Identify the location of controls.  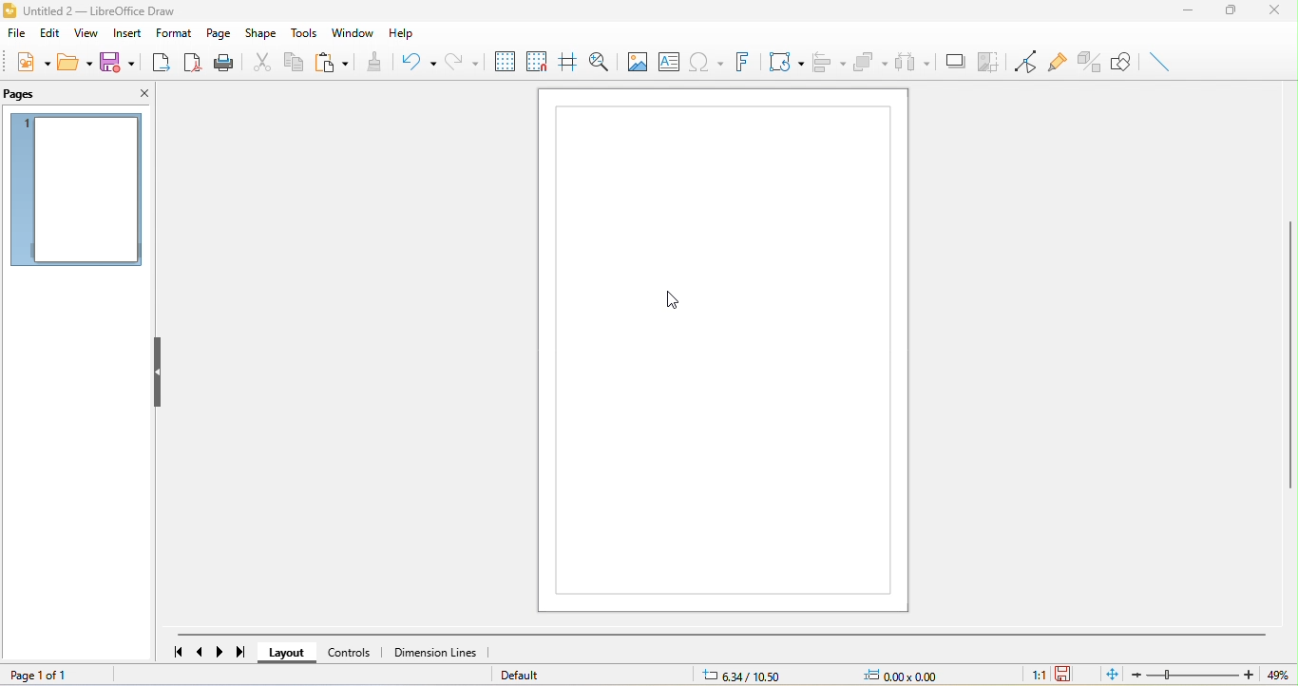
(383, 654).